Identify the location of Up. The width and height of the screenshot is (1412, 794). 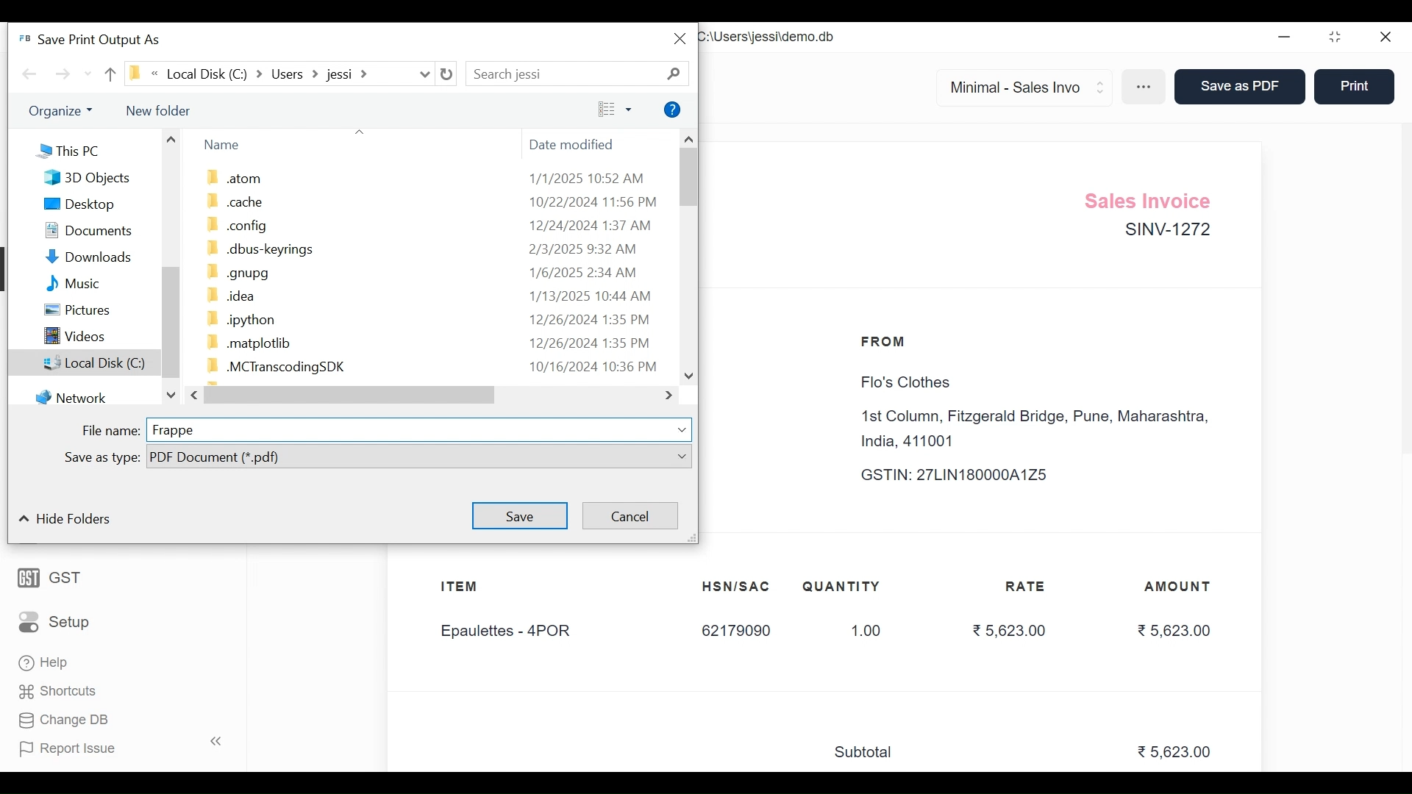
(108, 74).